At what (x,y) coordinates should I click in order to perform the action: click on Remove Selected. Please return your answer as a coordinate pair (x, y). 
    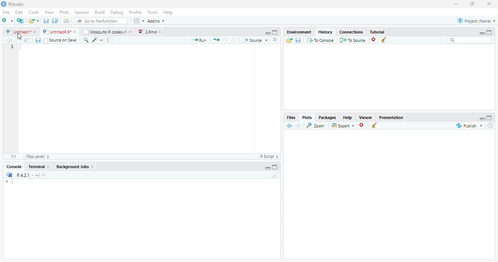
    Looking at the image, I should click on (363, 126).